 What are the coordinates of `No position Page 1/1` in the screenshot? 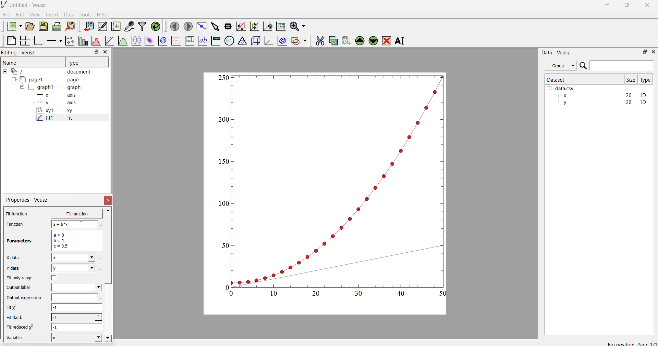 It's located at (632, 344).